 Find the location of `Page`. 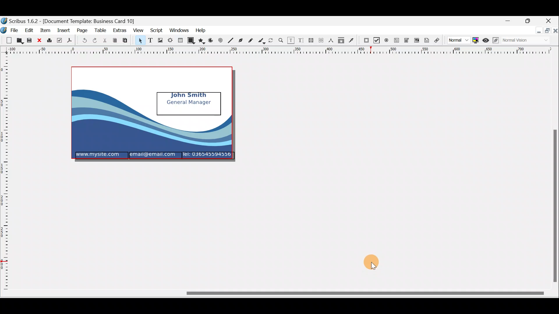

Page is located at coordinates (82, 30).